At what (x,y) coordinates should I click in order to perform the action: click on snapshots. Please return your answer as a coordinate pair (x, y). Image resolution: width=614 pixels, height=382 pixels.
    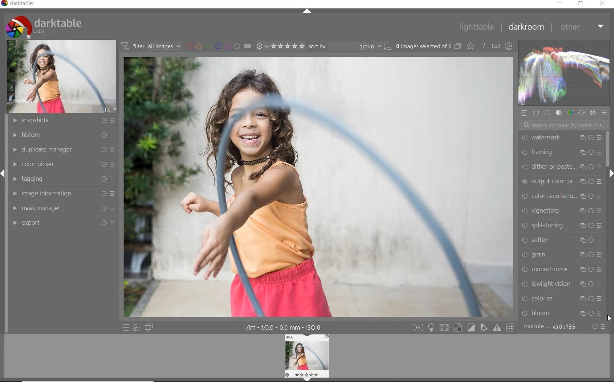
    Looking at the image, I should click on (61, 121).